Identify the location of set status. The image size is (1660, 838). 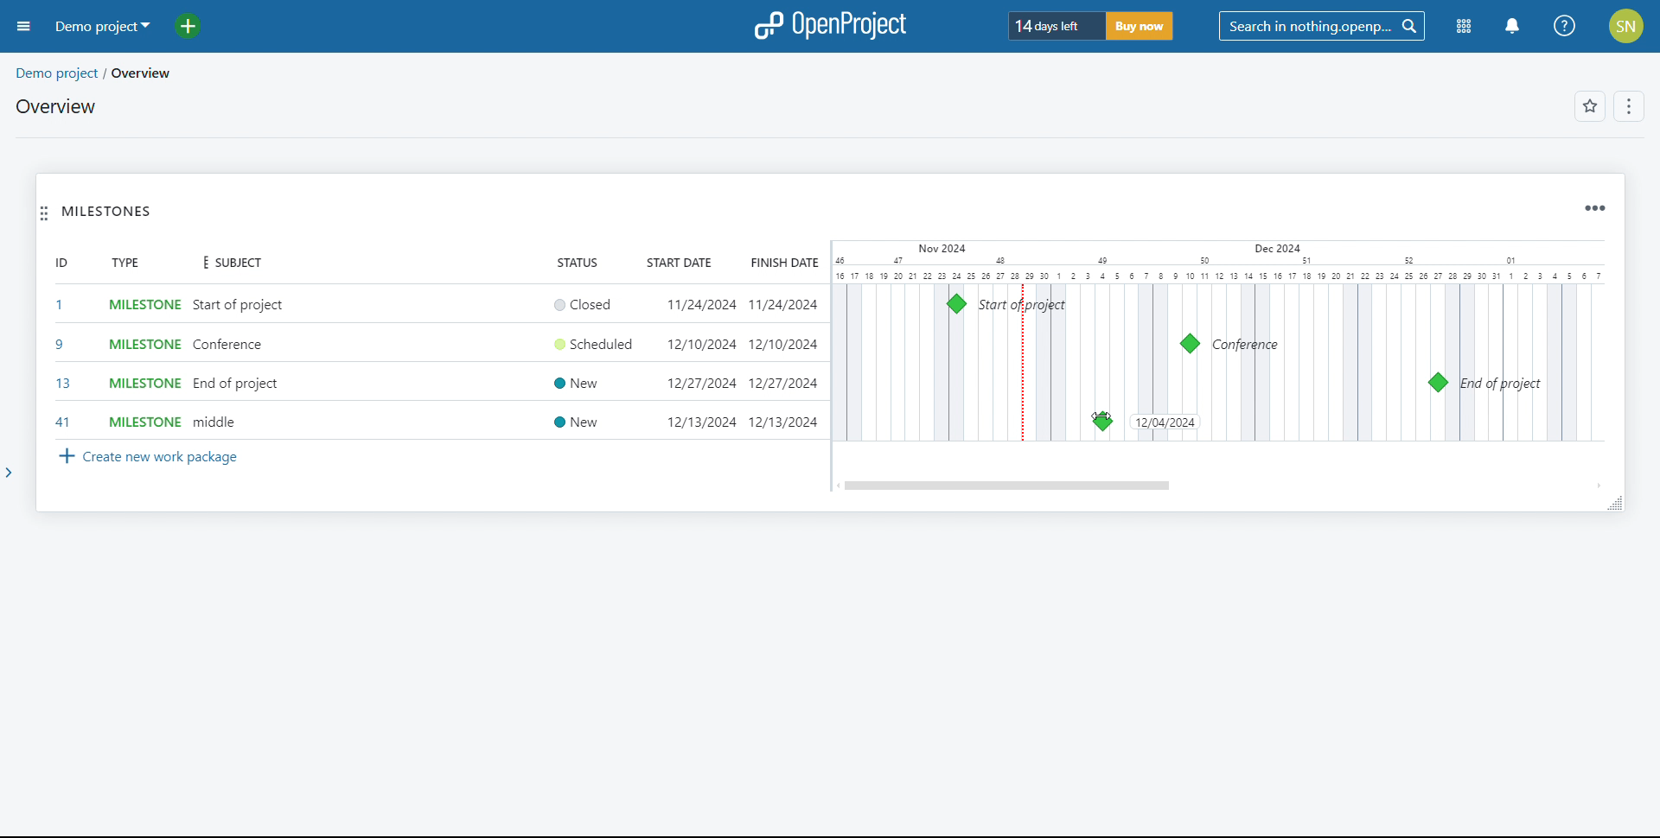
(589, 364).